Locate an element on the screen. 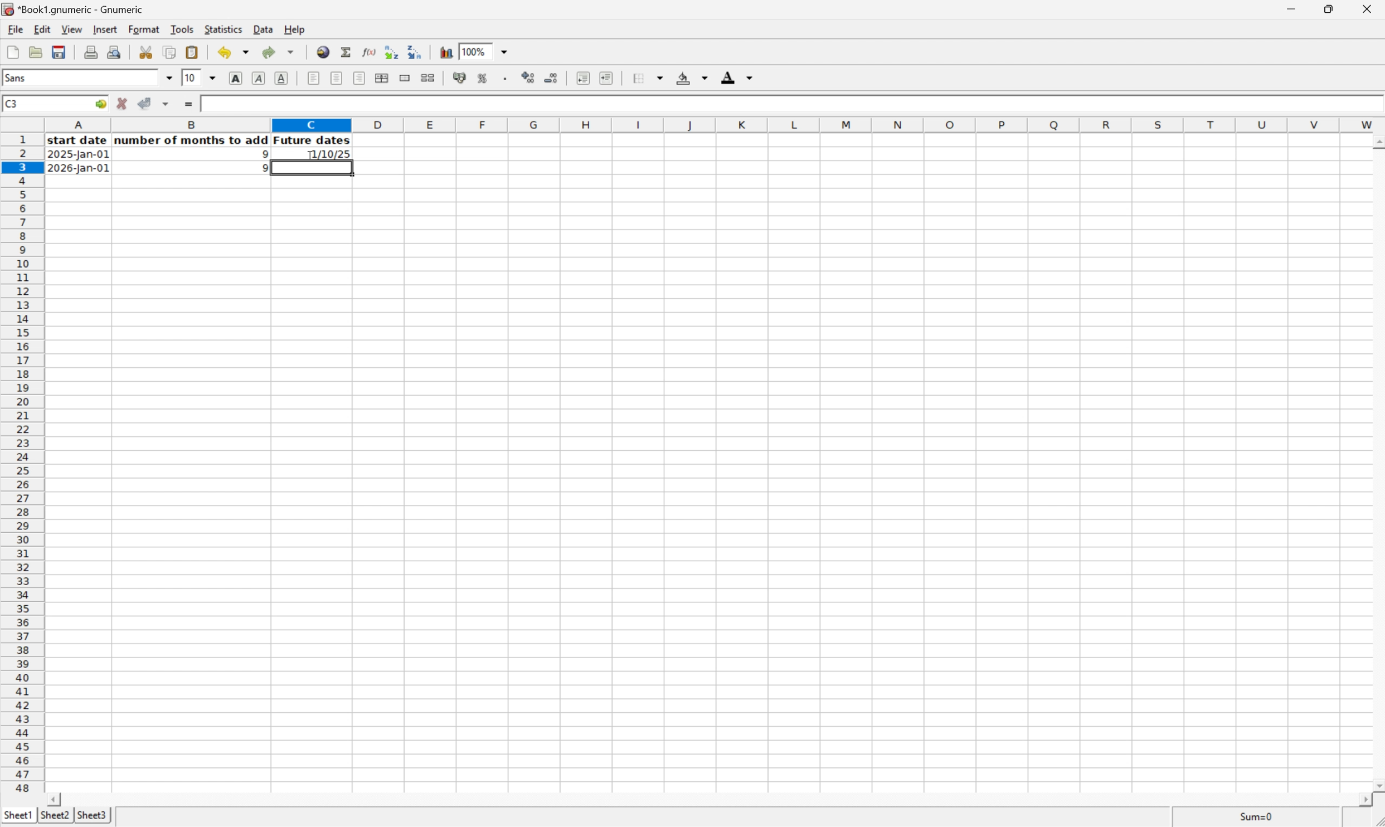 The width and height of the screenshot is (1385, 827). *Book1.gnumeric - Gnumeric is located at coordinates (75, 9).